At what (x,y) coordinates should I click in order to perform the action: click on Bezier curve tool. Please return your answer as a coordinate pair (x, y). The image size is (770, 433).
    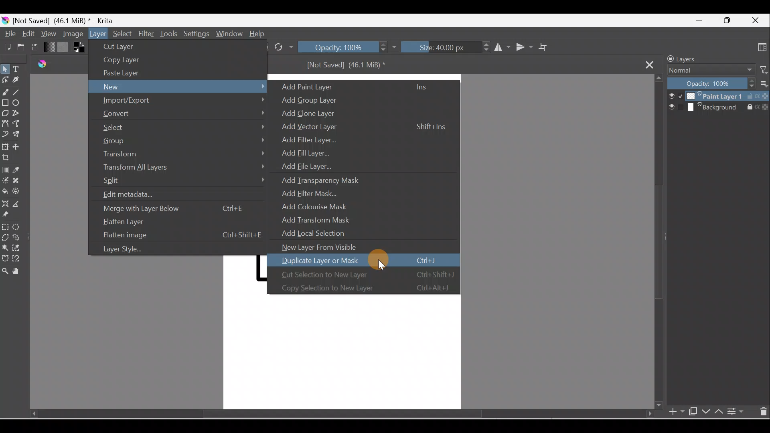
    Looking at the image, I should click on (6, 124).